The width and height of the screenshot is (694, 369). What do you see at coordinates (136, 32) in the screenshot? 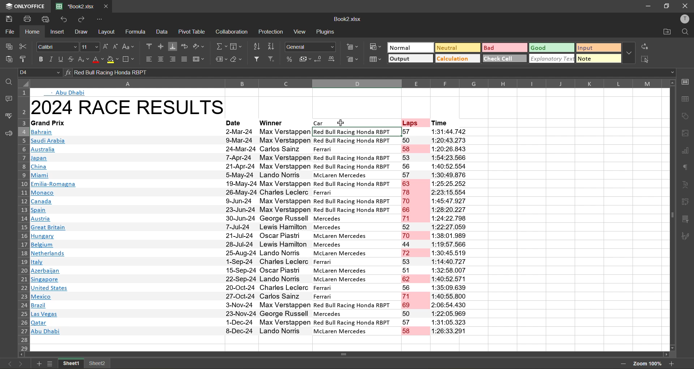
I see `formula` at bounding box center [136, 32].